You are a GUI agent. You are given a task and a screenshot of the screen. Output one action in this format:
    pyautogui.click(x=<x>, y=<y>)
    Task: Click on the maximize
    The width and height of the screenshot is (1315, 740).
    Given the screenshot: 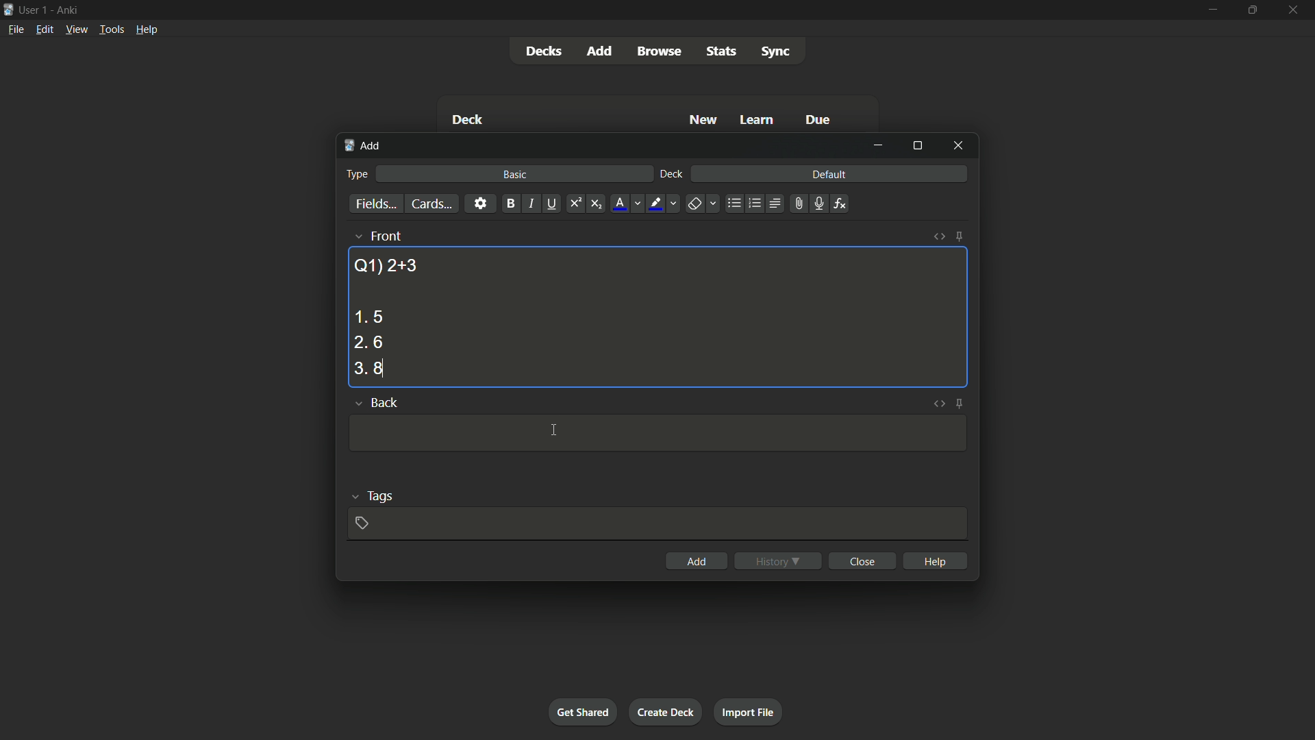 What is the action you would take?
    pyautogui.click(x=1251, y=10)
    